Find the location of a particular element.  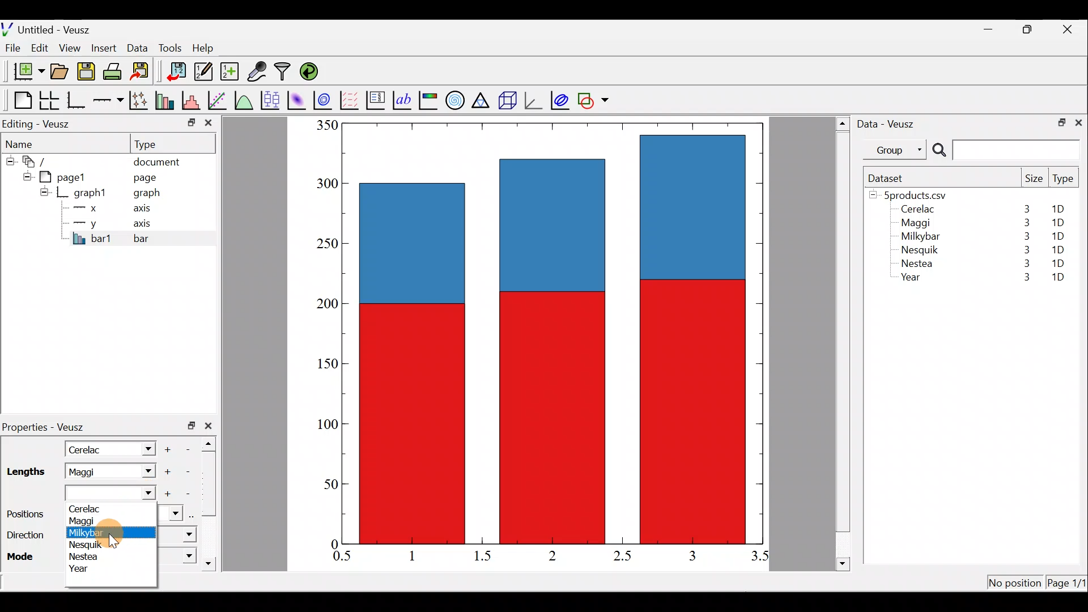

Plot key is located at coordinates (377, 99).